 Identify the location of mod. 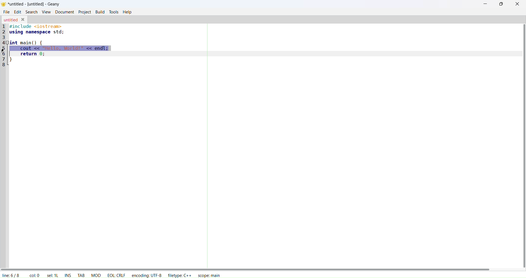
(96, 275).